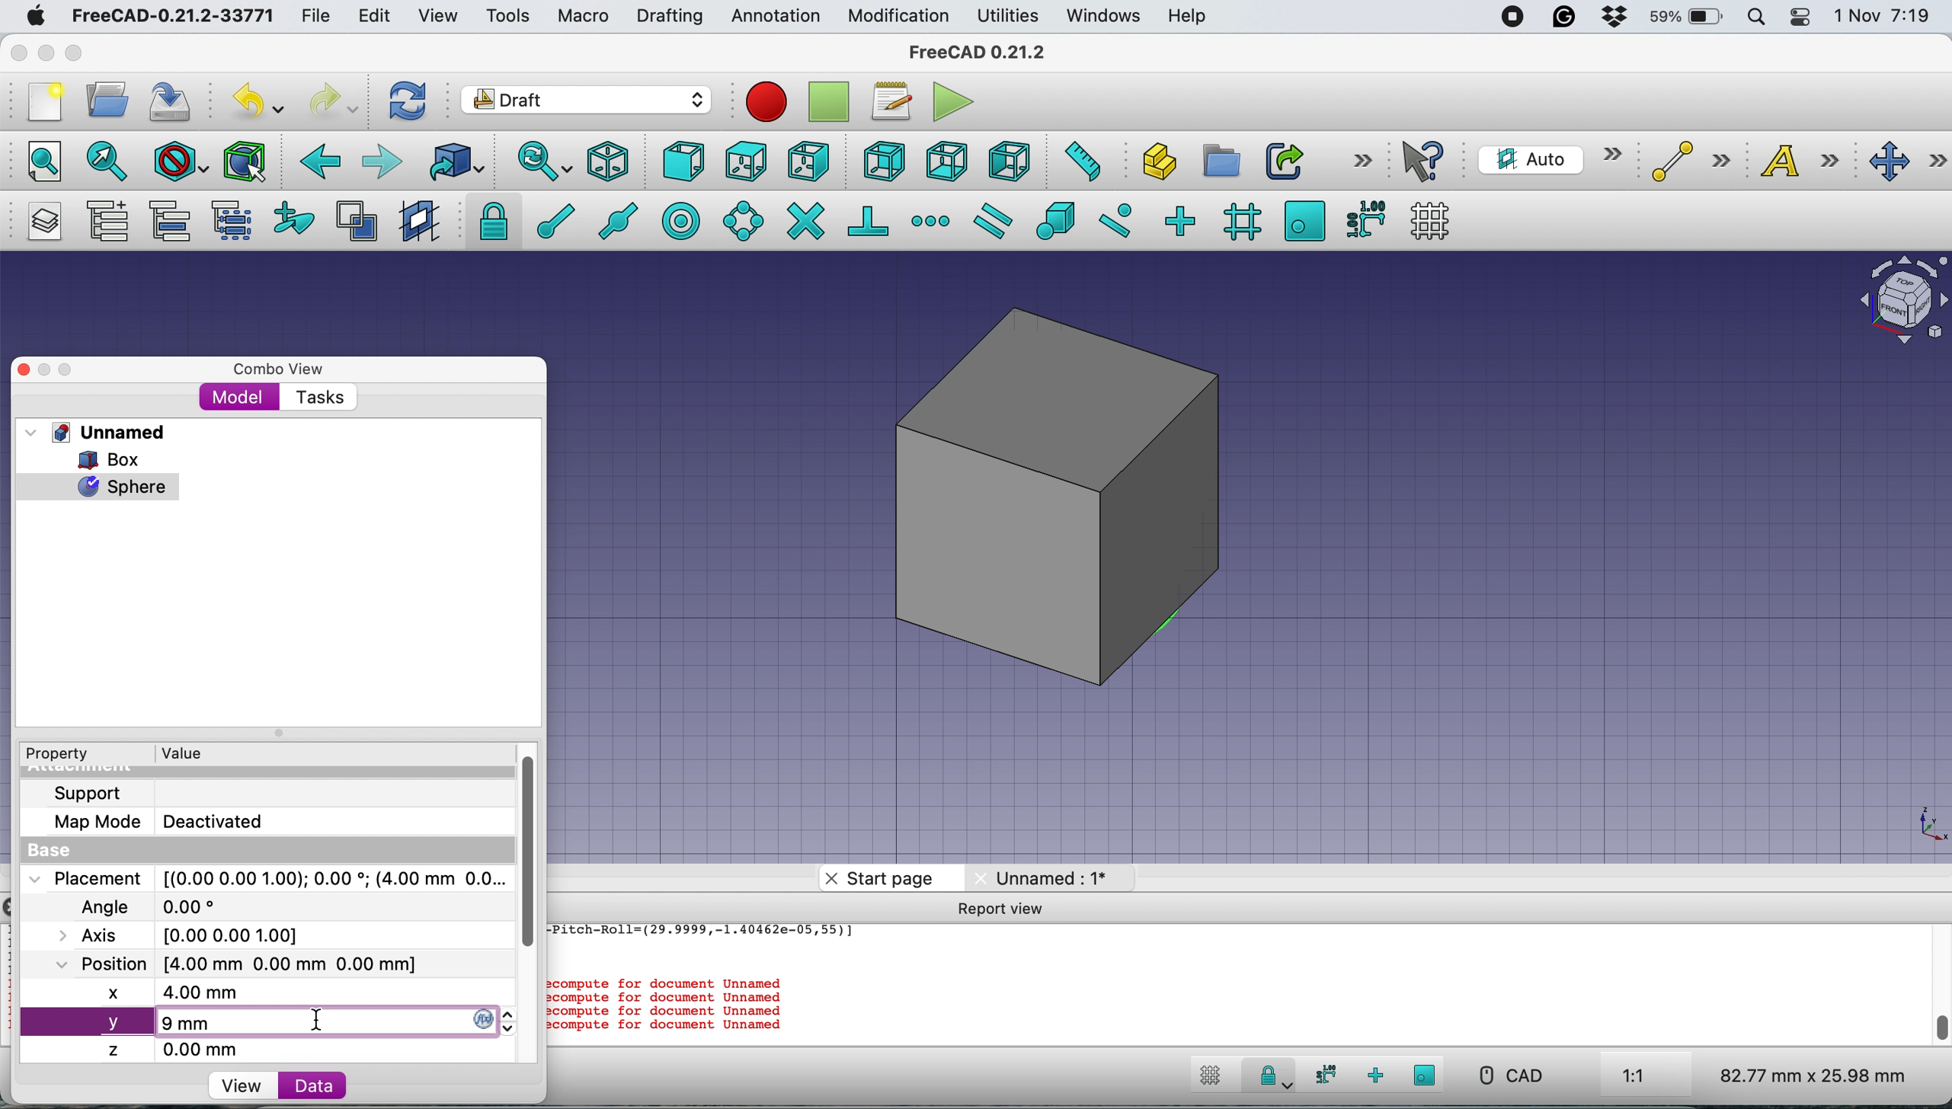  Describe the element at coordinates (1365, 218) in the screenshot. I see `snap dimensions` at that location.